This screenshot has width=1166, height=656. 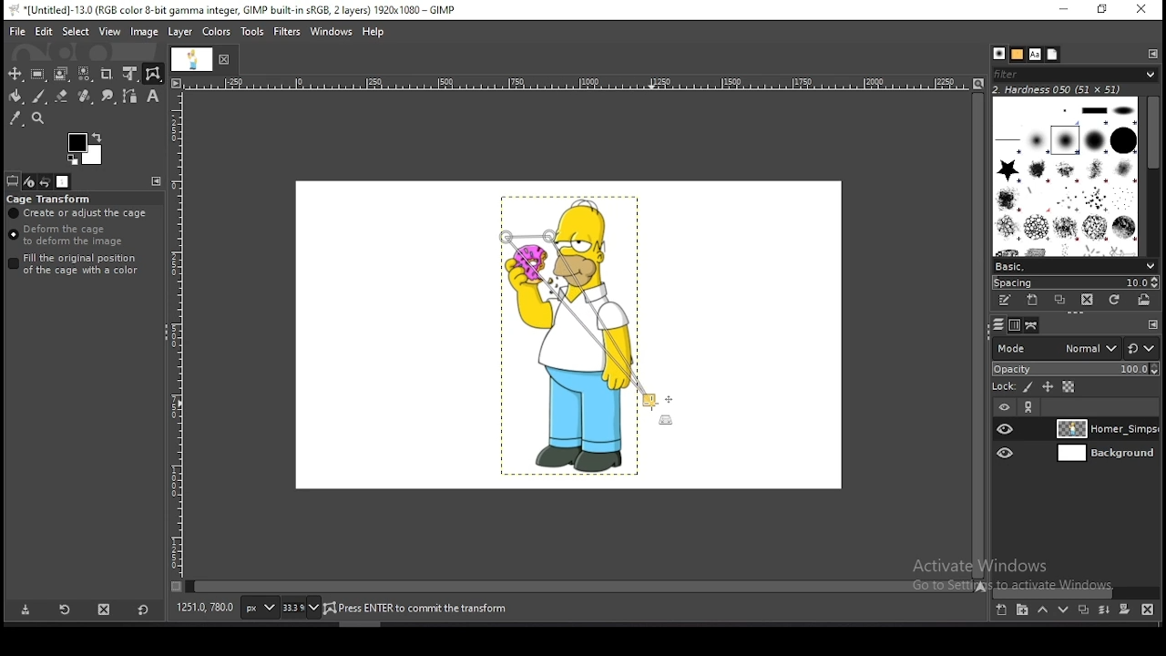 I want to click on close window, so click(x=1140, y=11).